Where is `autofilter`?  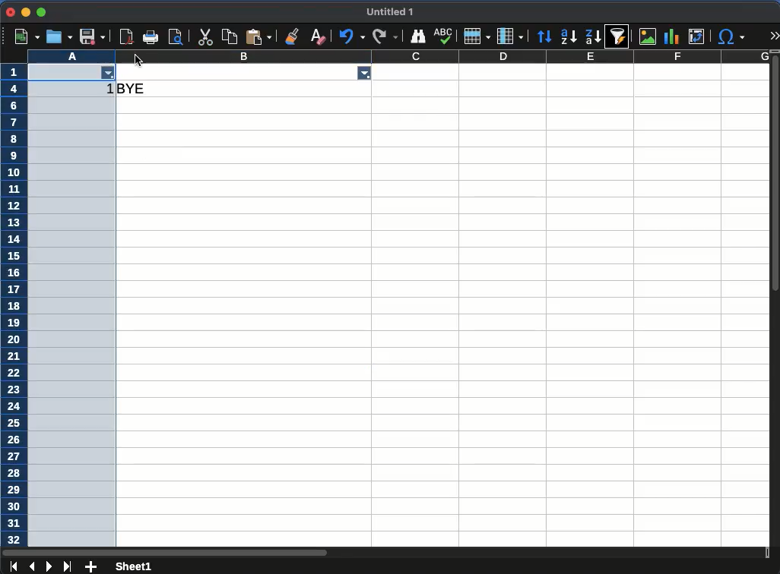
autofilter is located at coordinates (619, 36).